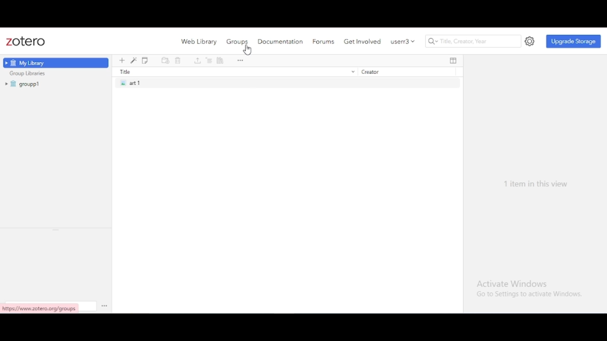 This screenshot has height=341, width=607. Describe the element at coordinates (287, 83) in the screenshot. I see `art 1` at that location.